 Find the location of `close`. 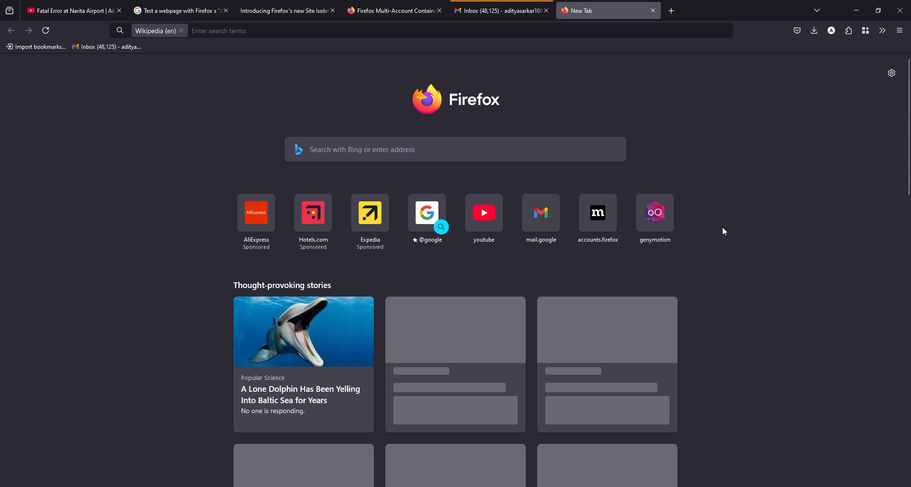

close is located at coordinates (440, 9).